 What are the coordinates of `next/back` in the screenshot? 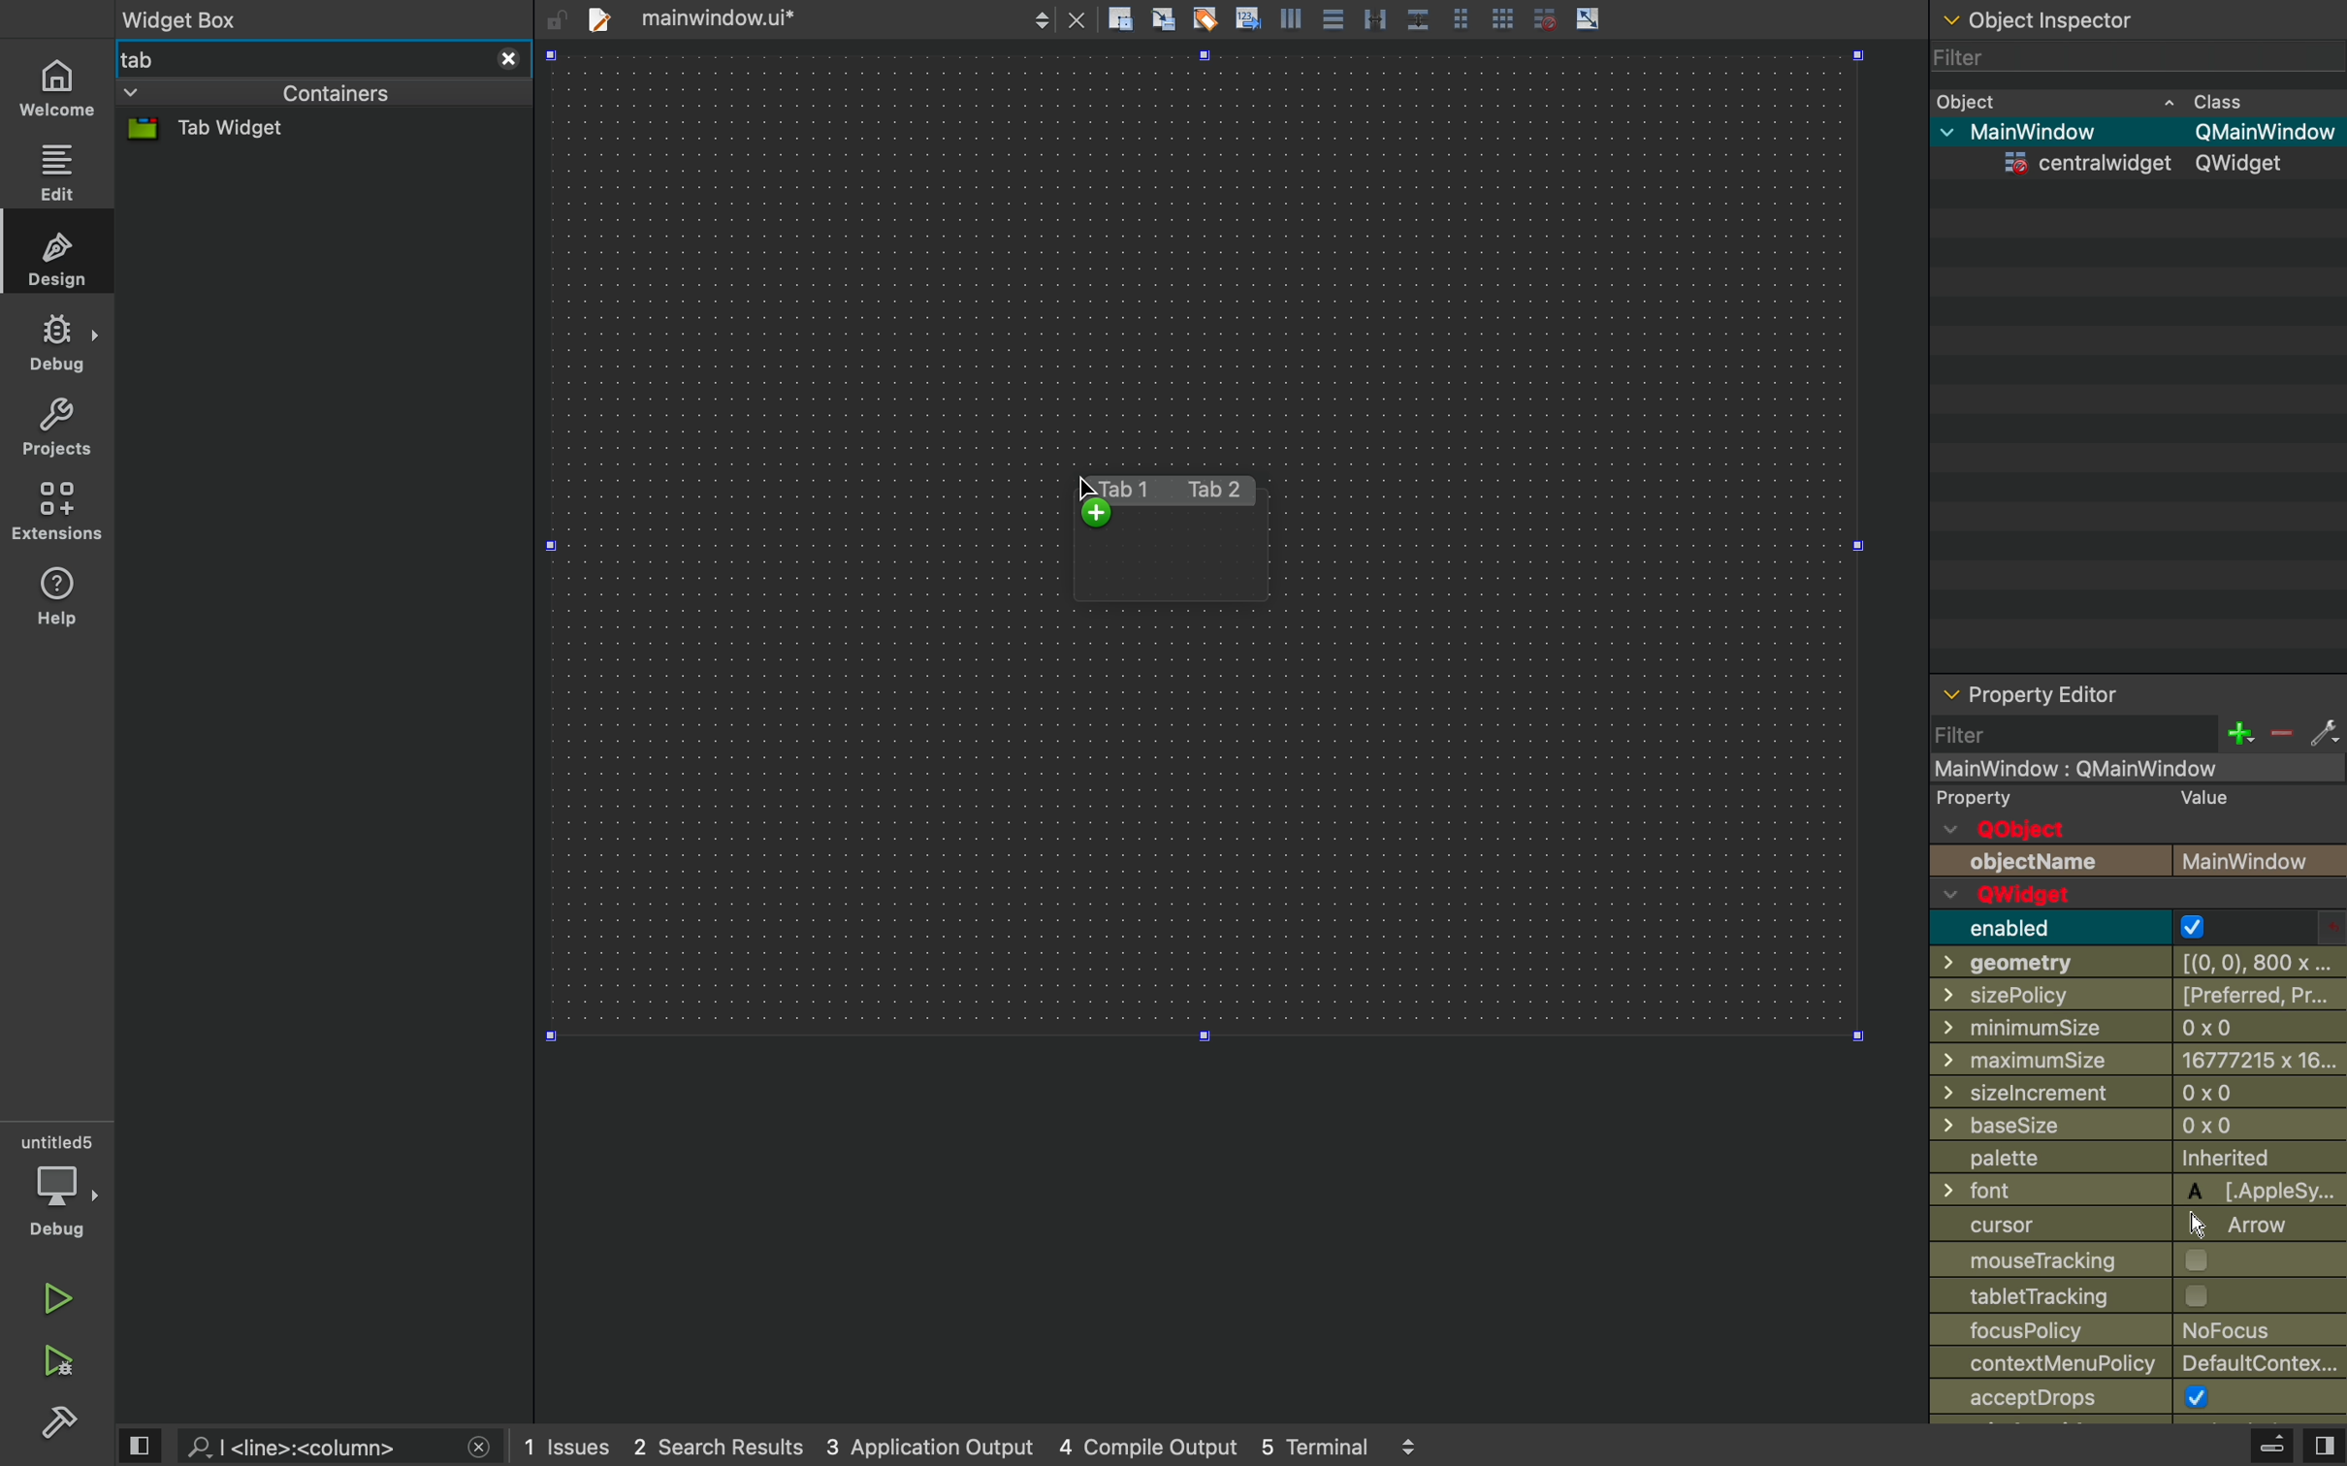 It's located at (1041, 18).